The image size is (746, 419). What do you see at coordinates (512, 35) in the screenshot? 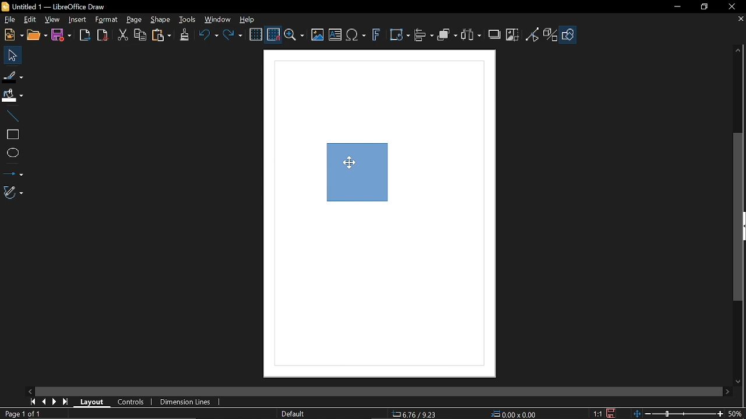
I see `Crop` at bounding box center [512, 35].